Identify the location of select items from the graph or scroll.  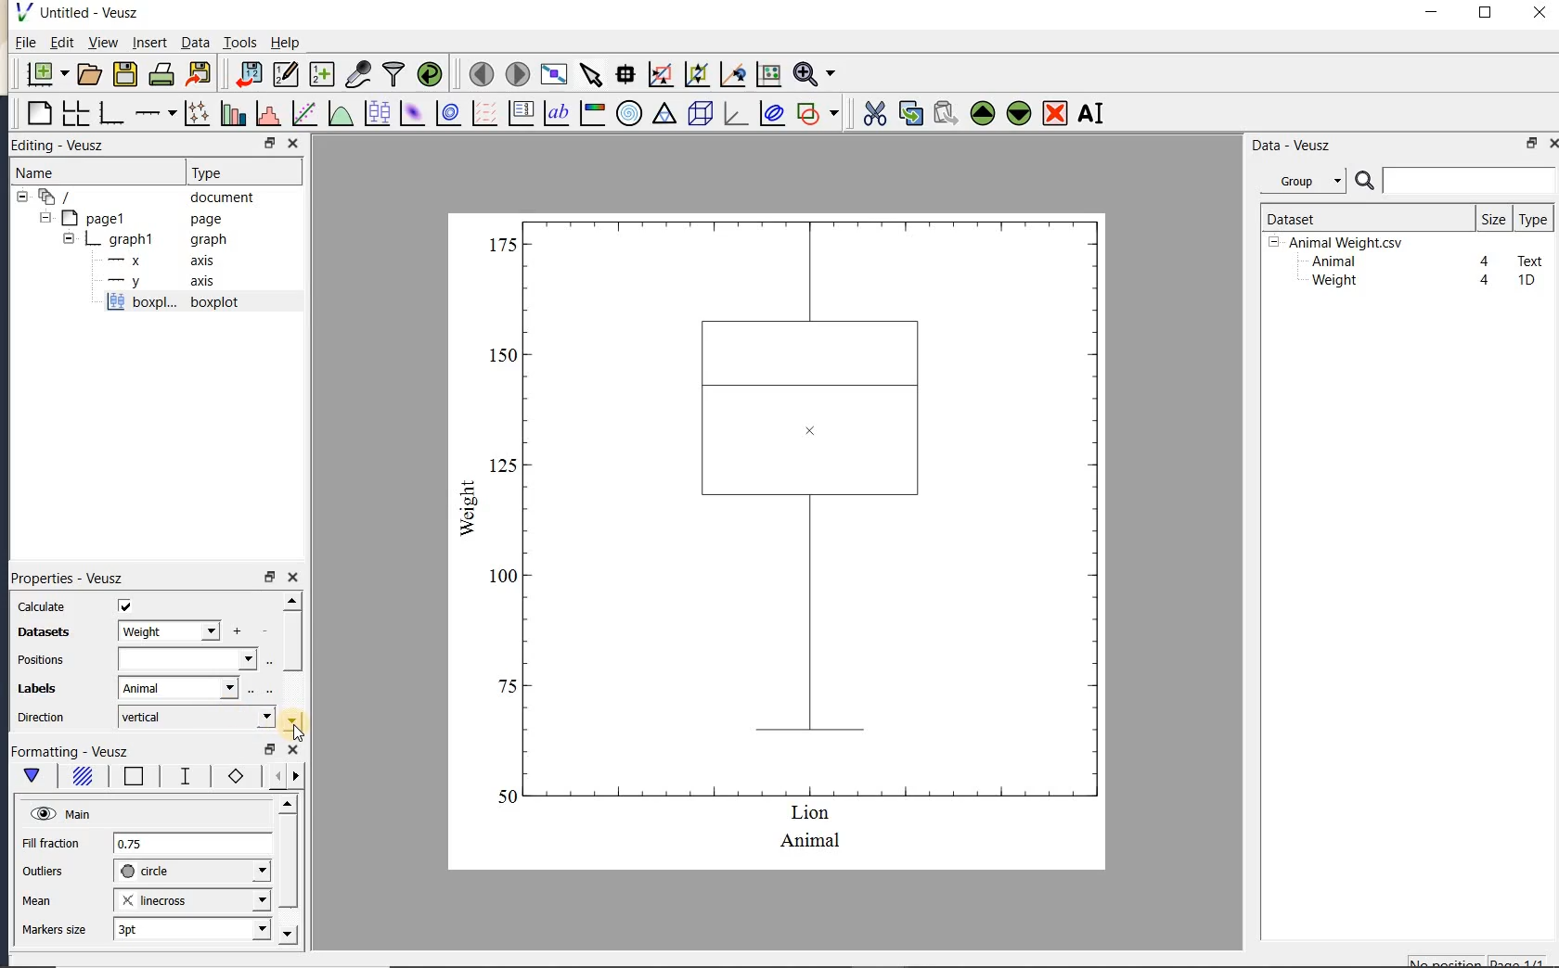
(592, 75).